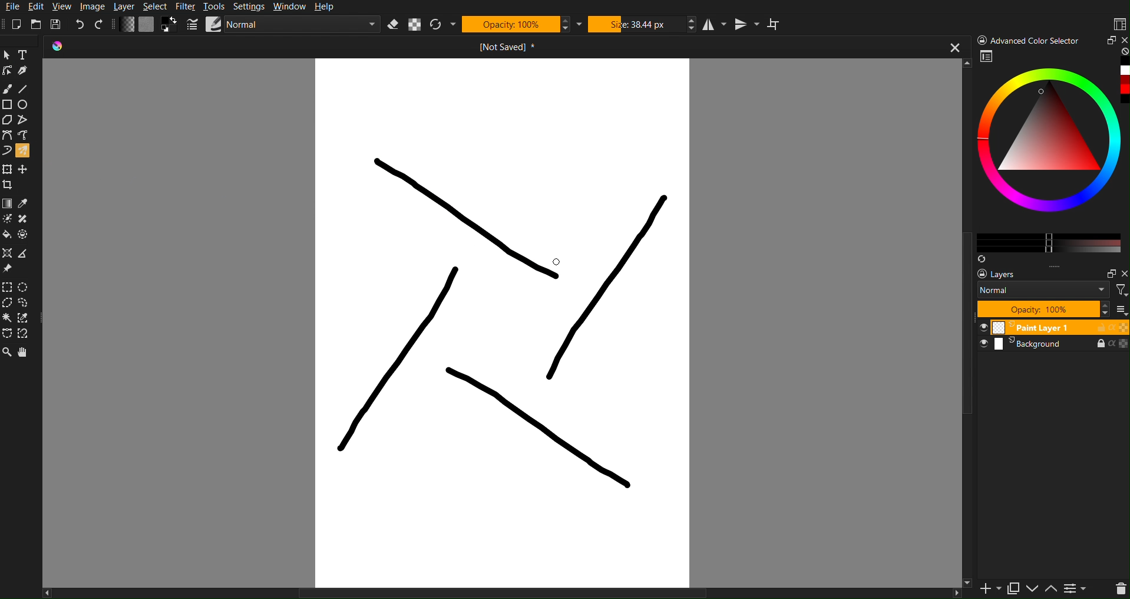 The width and height of the screenshot is (1130, 599). I want to click on Transform Tool, so click(8, 169).